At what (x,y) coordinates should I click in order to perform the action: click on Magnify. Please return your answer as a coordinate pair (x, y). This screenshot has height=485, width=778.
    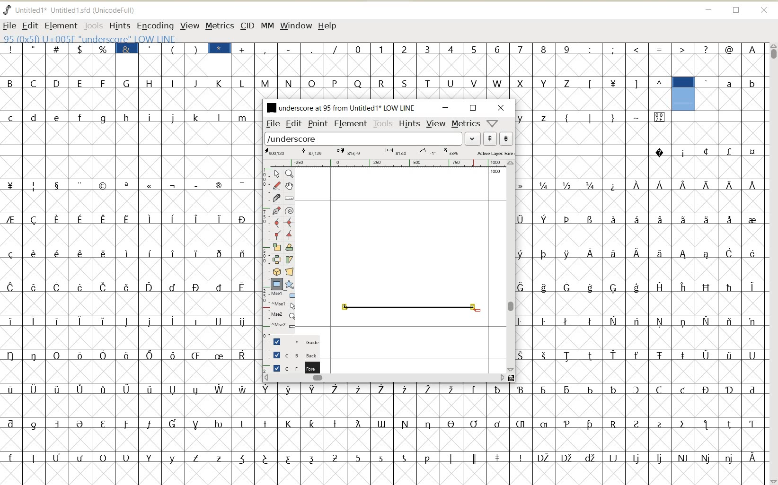
    Looking at the image, I should click on (289, 173).